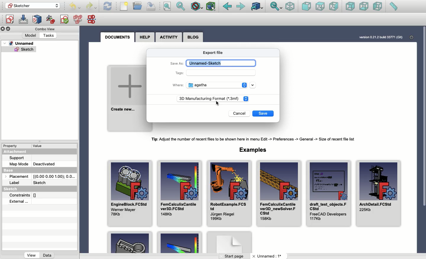 The height and width of the screenshot is (259, 426). What do you see at coordinates (138, 5) in the screenshot?
I see `Open` at bounding box center [138, 5].